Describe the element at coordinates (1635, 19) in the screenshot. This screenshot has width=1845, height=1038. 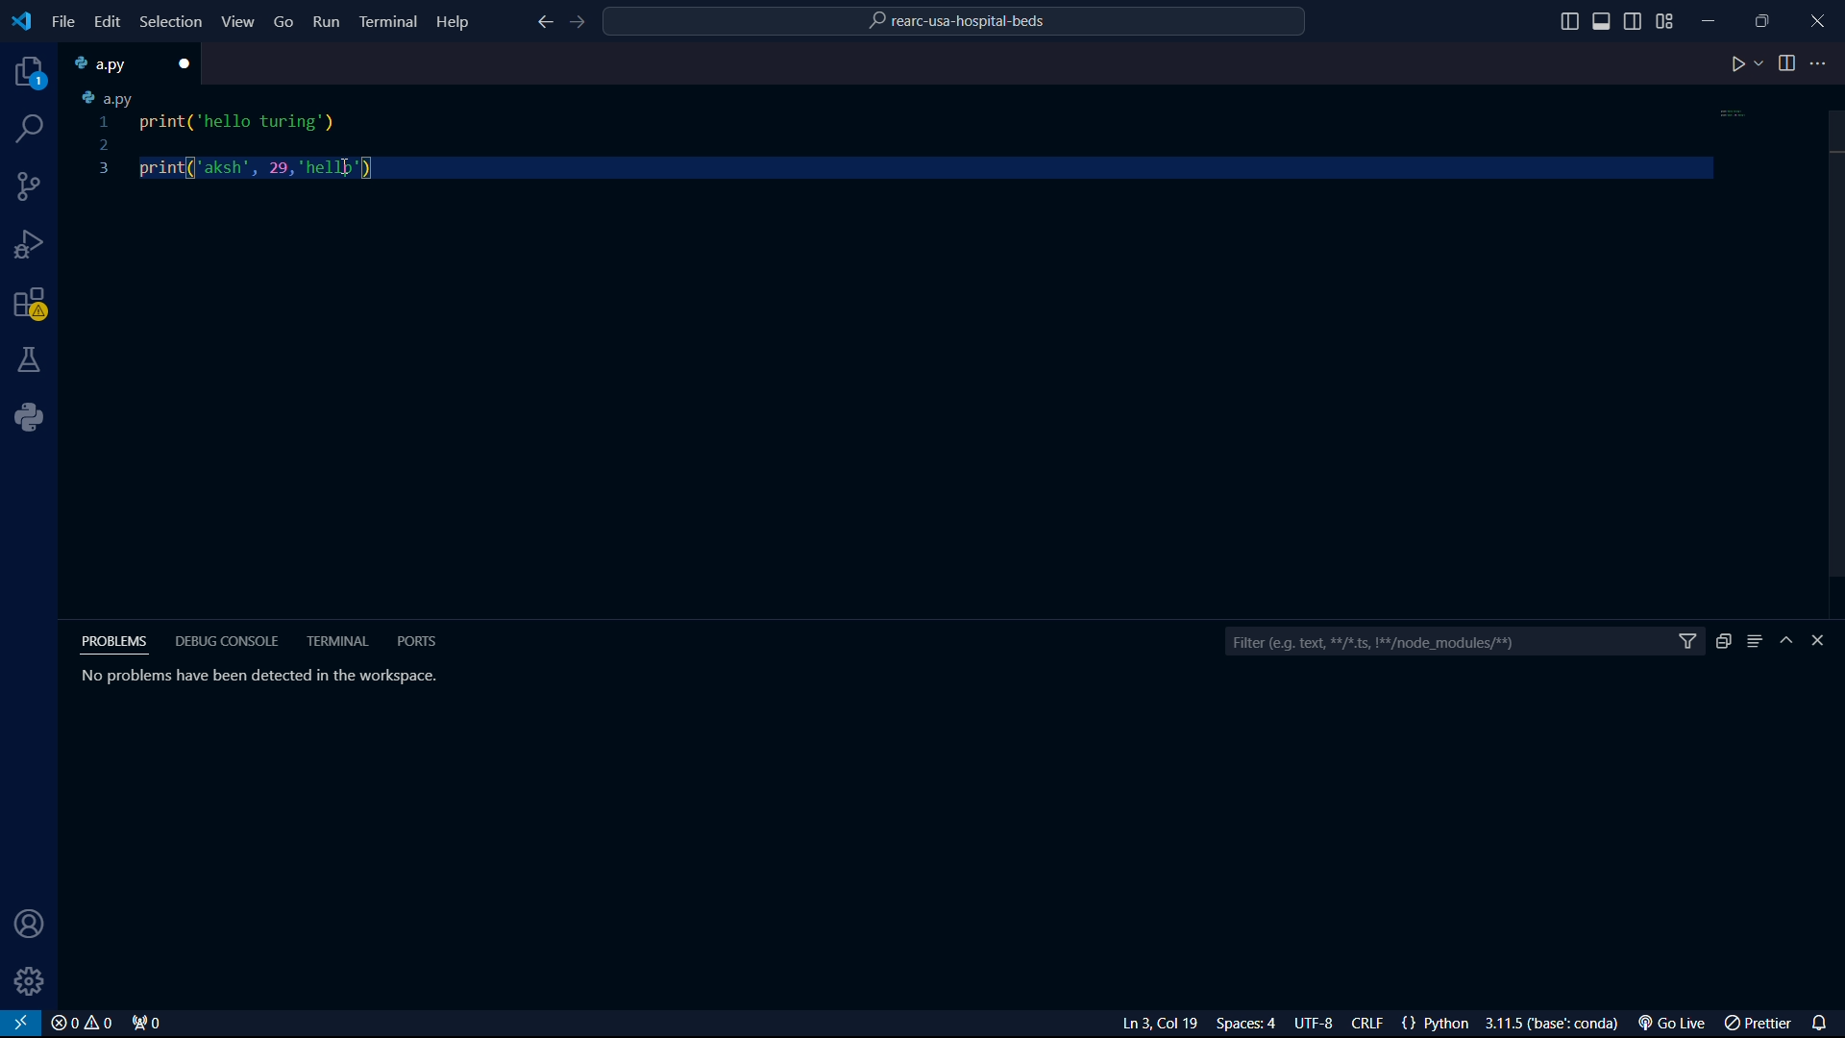
I see `toggle sidebar` at that location.